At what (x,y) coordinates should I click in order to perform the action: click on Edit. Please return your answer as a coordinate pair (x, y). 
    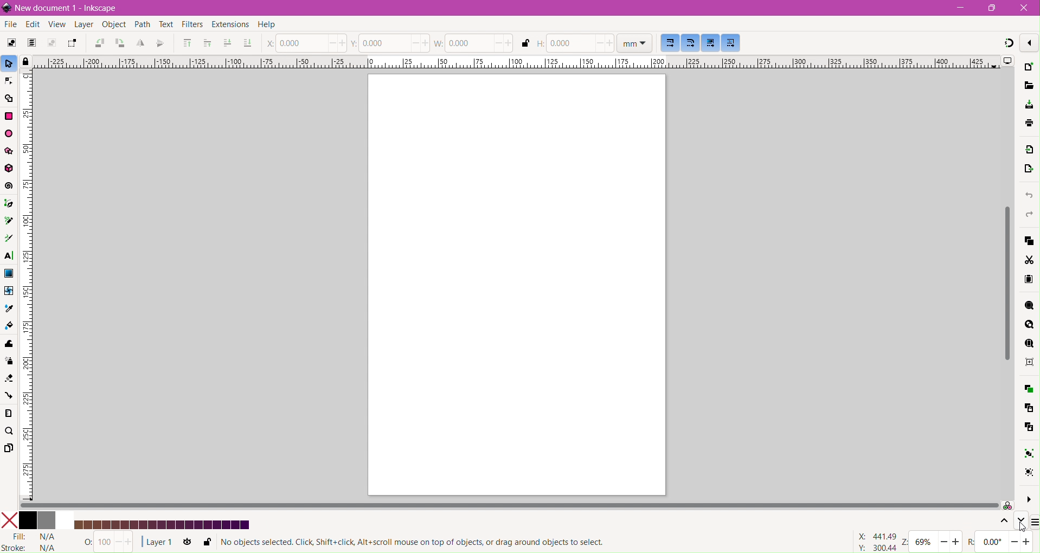
    Looking at the image, I should click on (31, 24).